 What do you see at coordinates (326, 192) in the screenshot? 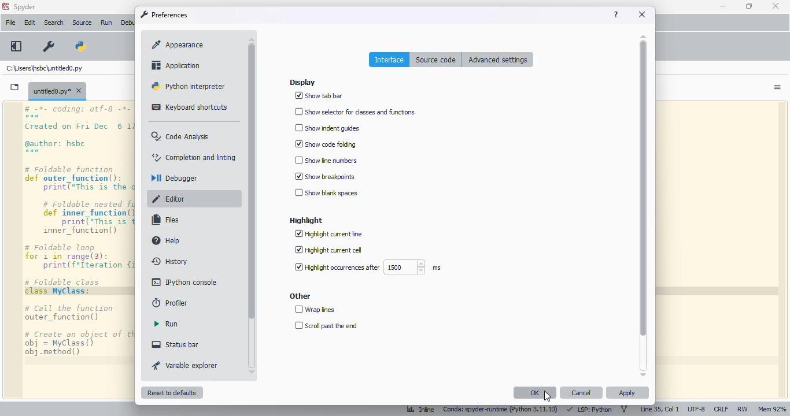
I see `show blank spaces` at bounding box center [326, 192].